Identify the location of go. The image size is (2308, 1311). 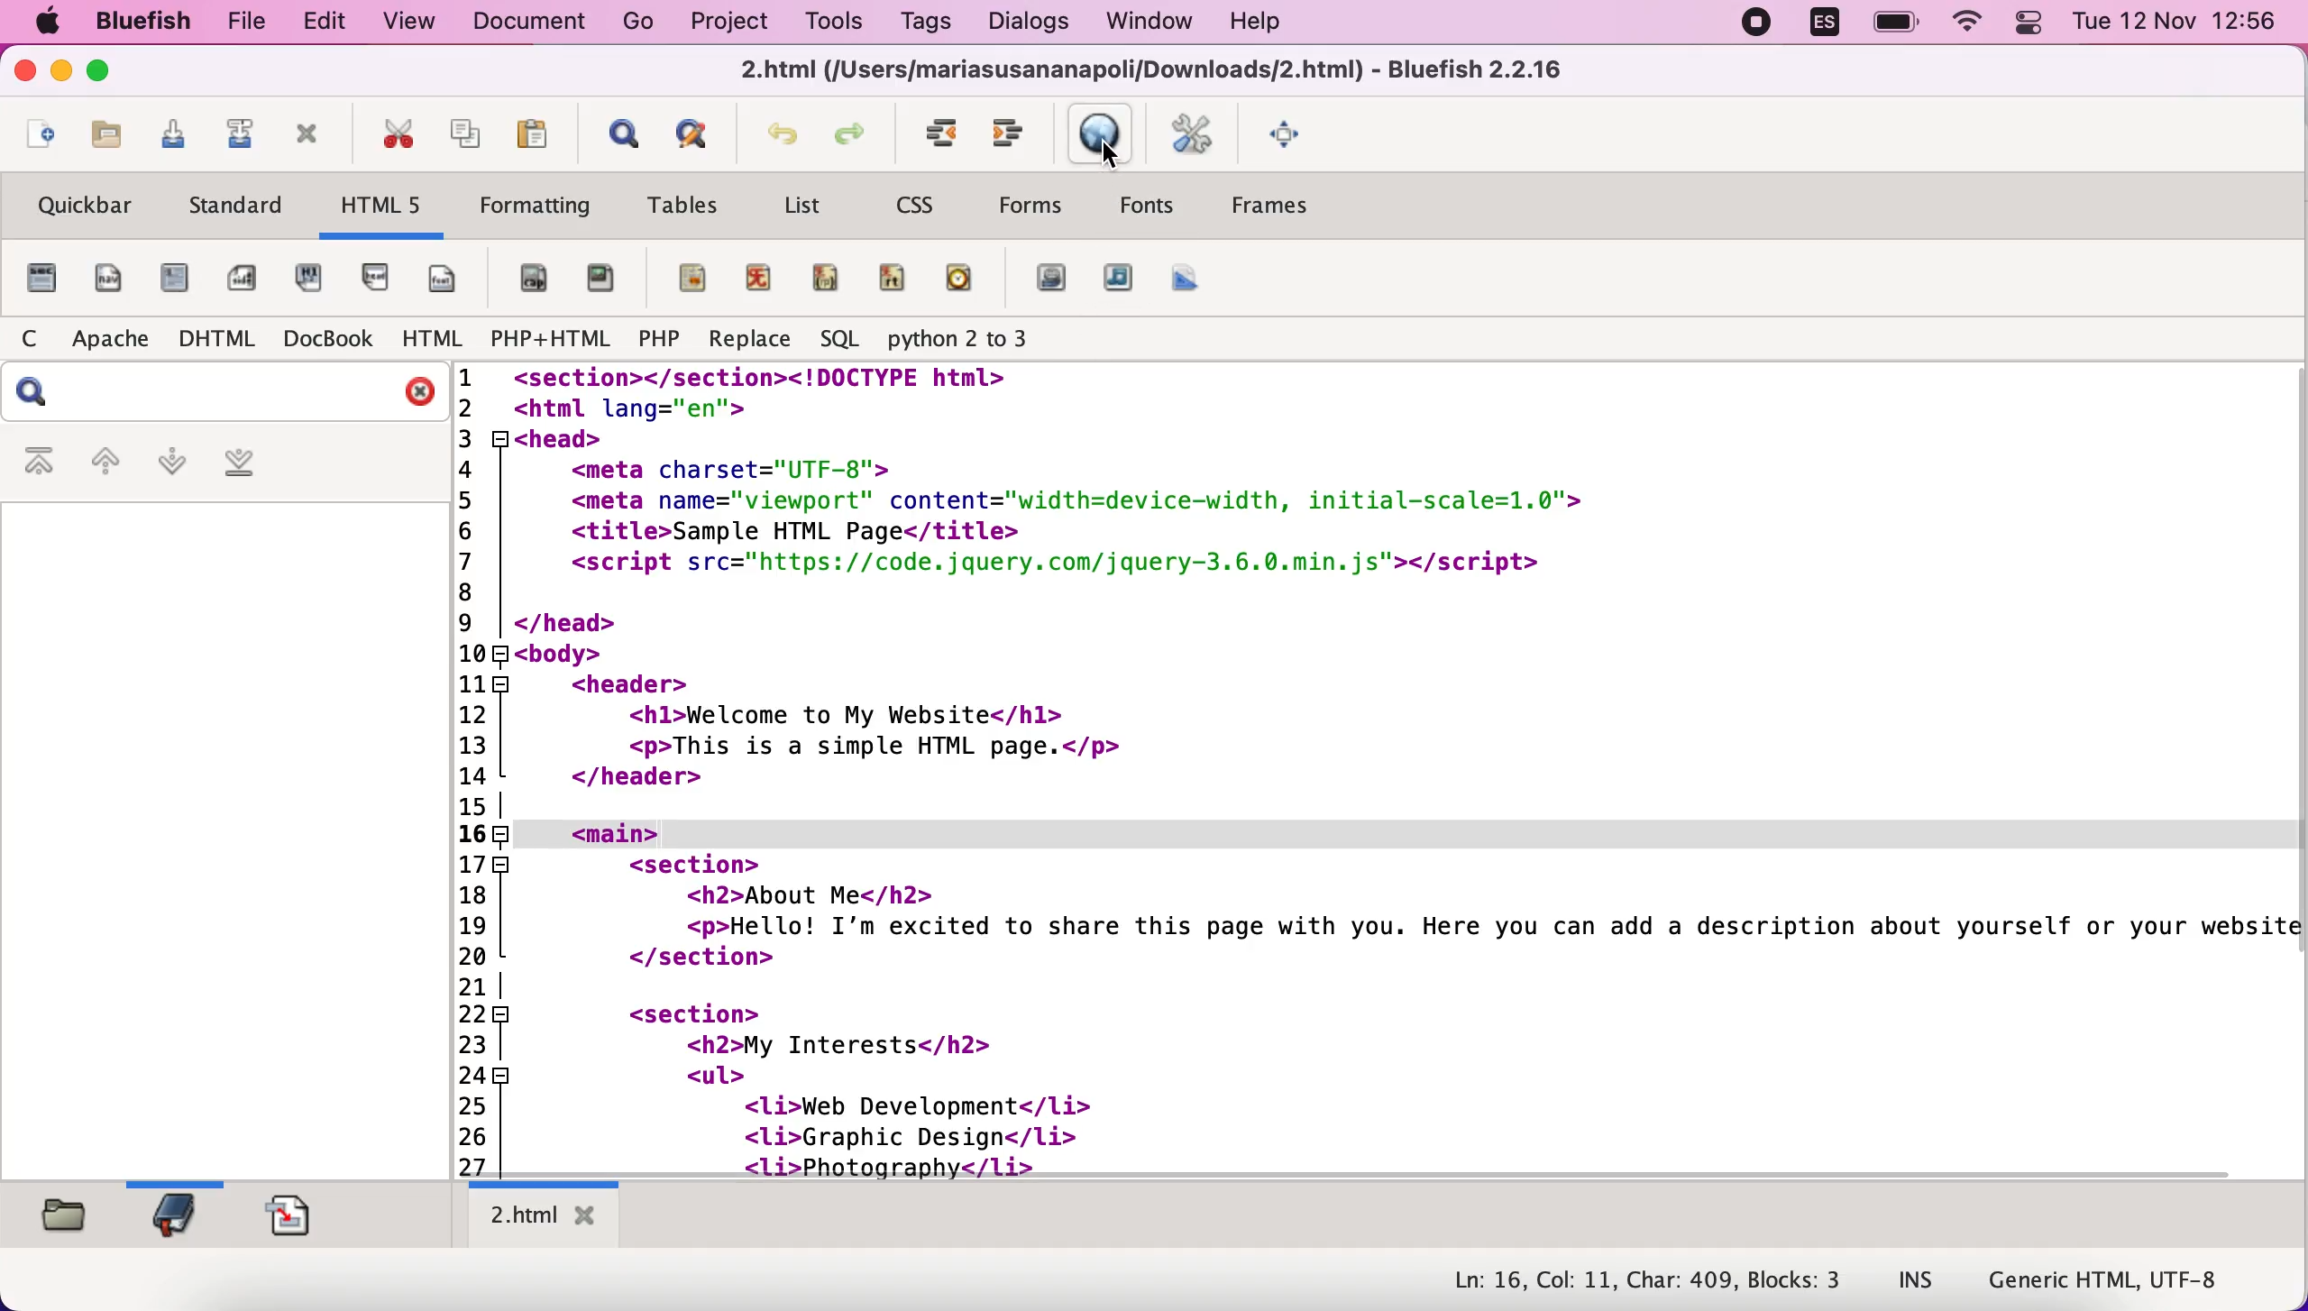
(641, 24).